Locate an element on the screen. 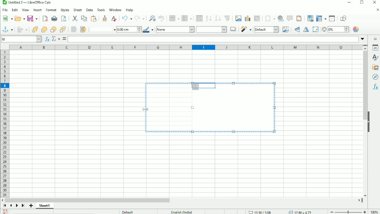 This screenshot has height=214, width=380. Select anchor for objects is located at coordinates (7, 29).